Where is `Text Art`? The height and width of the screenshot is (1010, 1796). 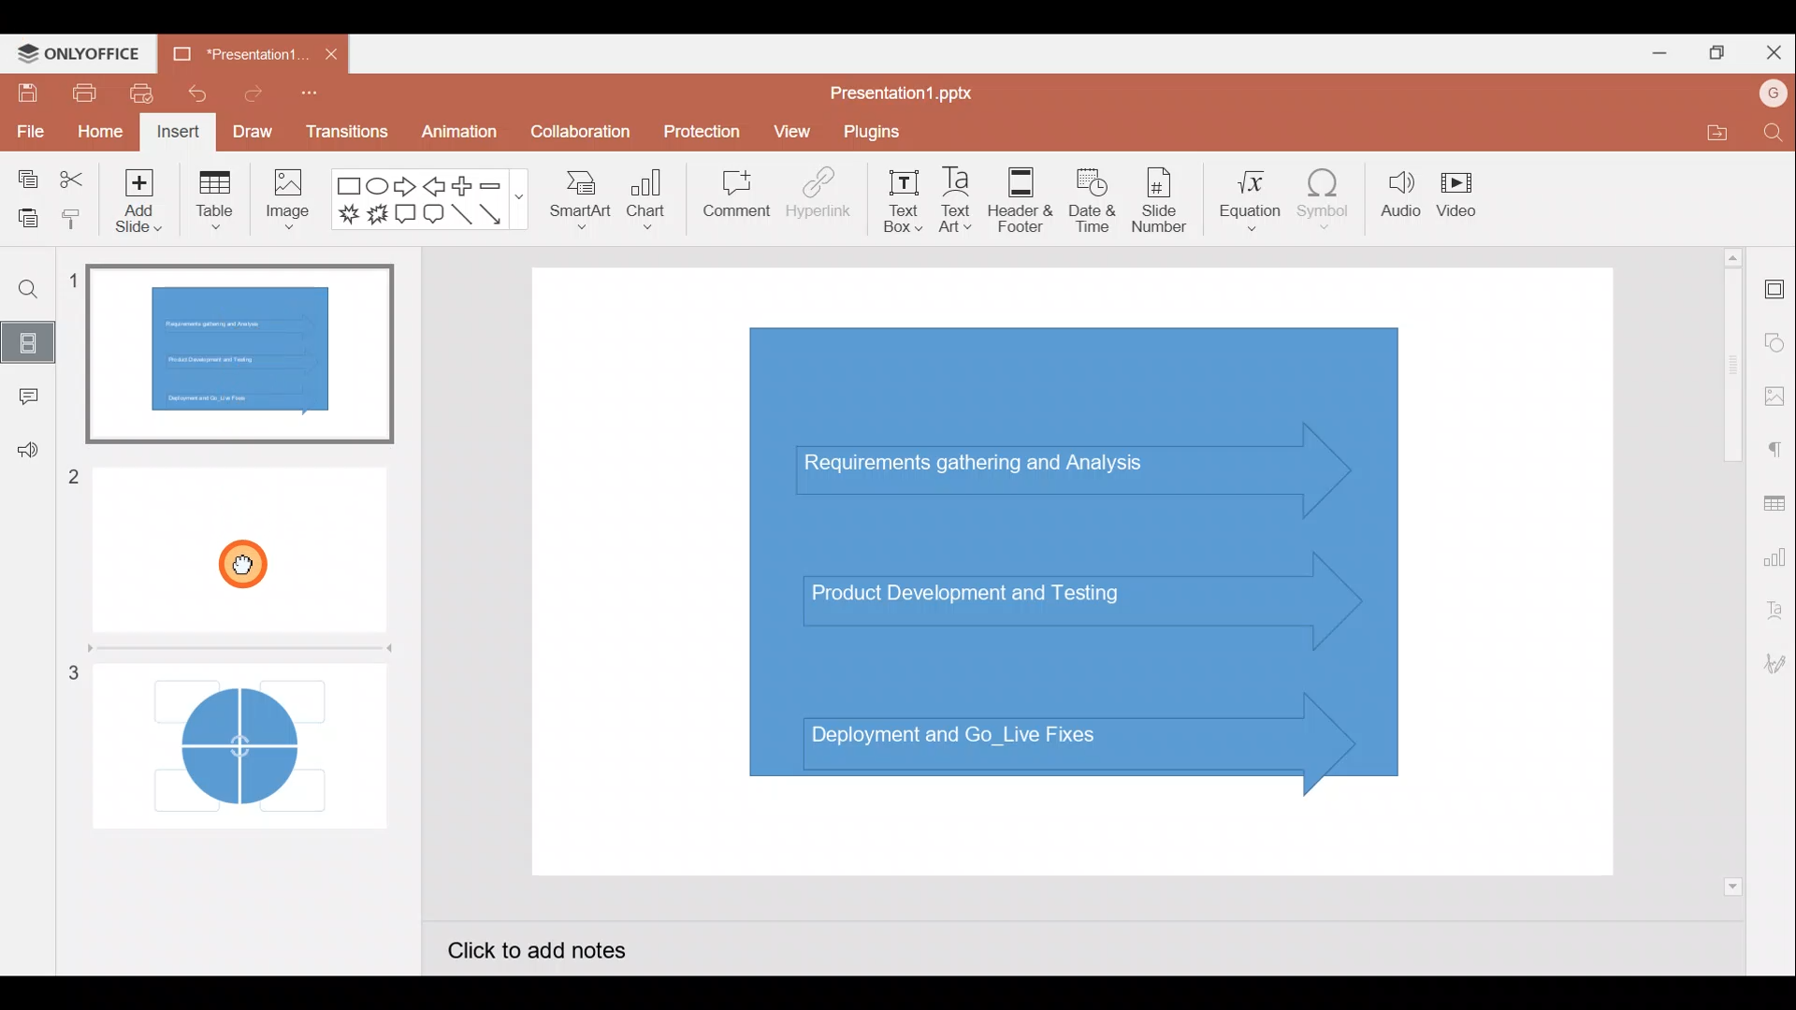 Text Art is located at coordinates (962, 201).